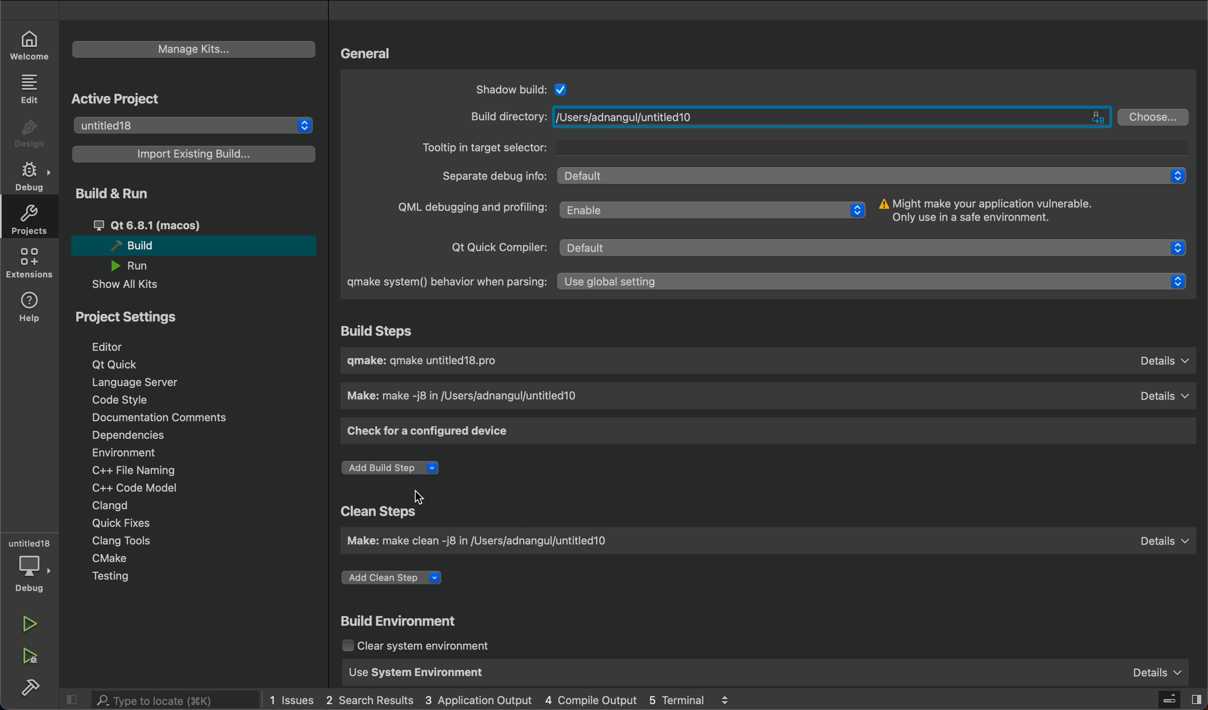 The image size is (1208, 710). What do you see at coordinates (127, 284) in the screenshot?
I see `Show All Kits` at bounding box center [127, 284].